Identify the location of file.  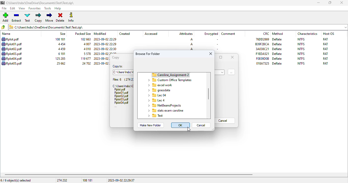
(12, 63).